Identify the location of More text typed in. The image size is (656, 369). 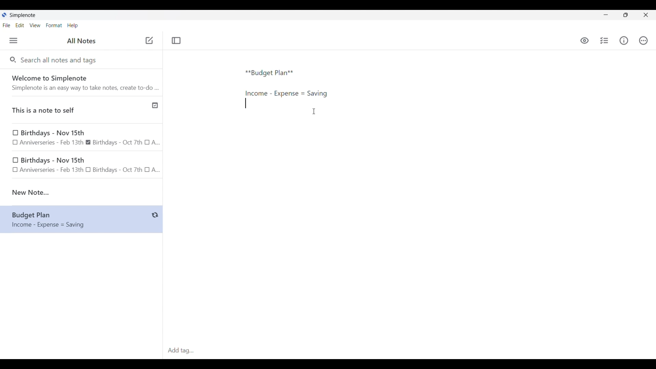
(286, 94).